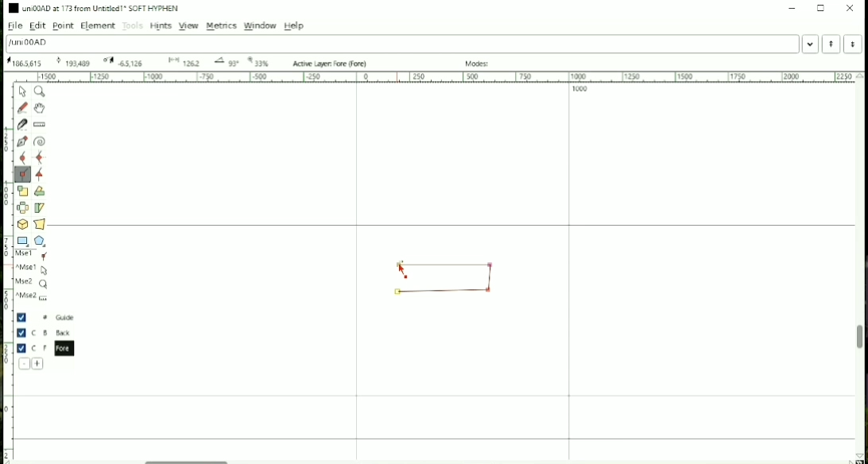  What do you see at coordinates (40, 176) in the screenshot?
I see `Add a tangent point` at bounding box center [40, 176].